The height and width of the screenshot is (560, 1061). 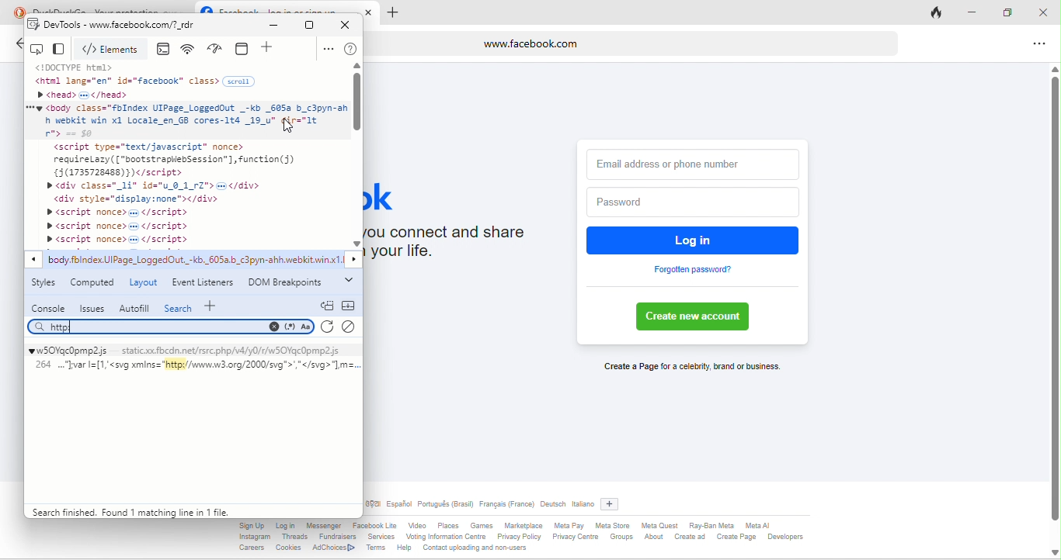 I want to click on dom breakpoints, so click(x=286, y=285).